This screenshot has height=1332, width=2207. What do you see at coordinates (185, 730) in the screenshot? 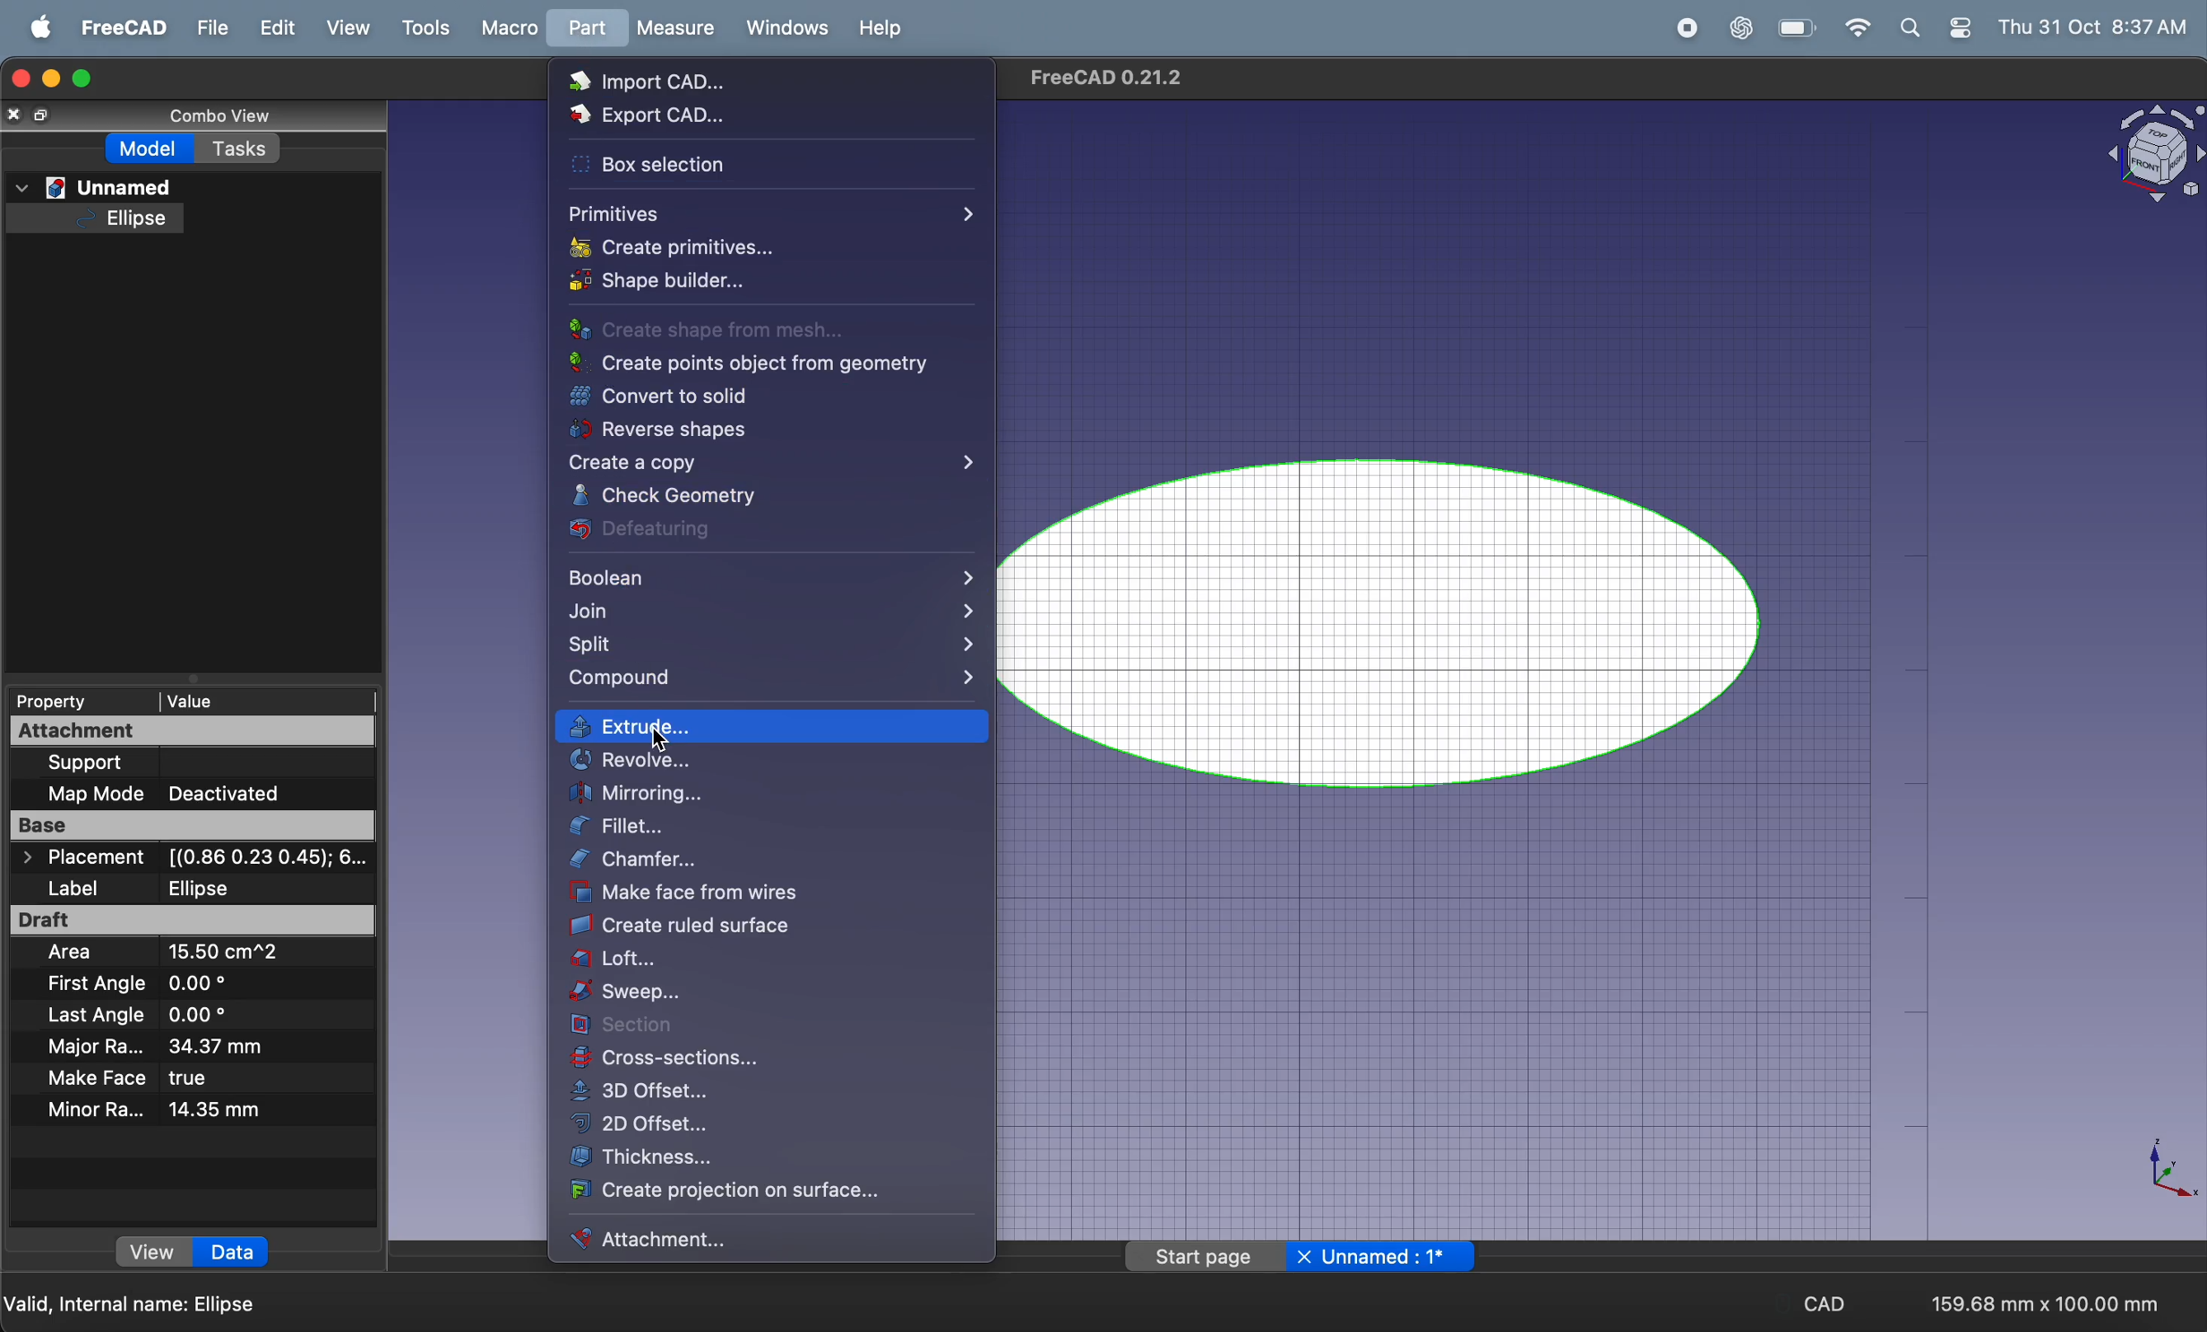
I see `attachment` at bounding box center [185, 730].